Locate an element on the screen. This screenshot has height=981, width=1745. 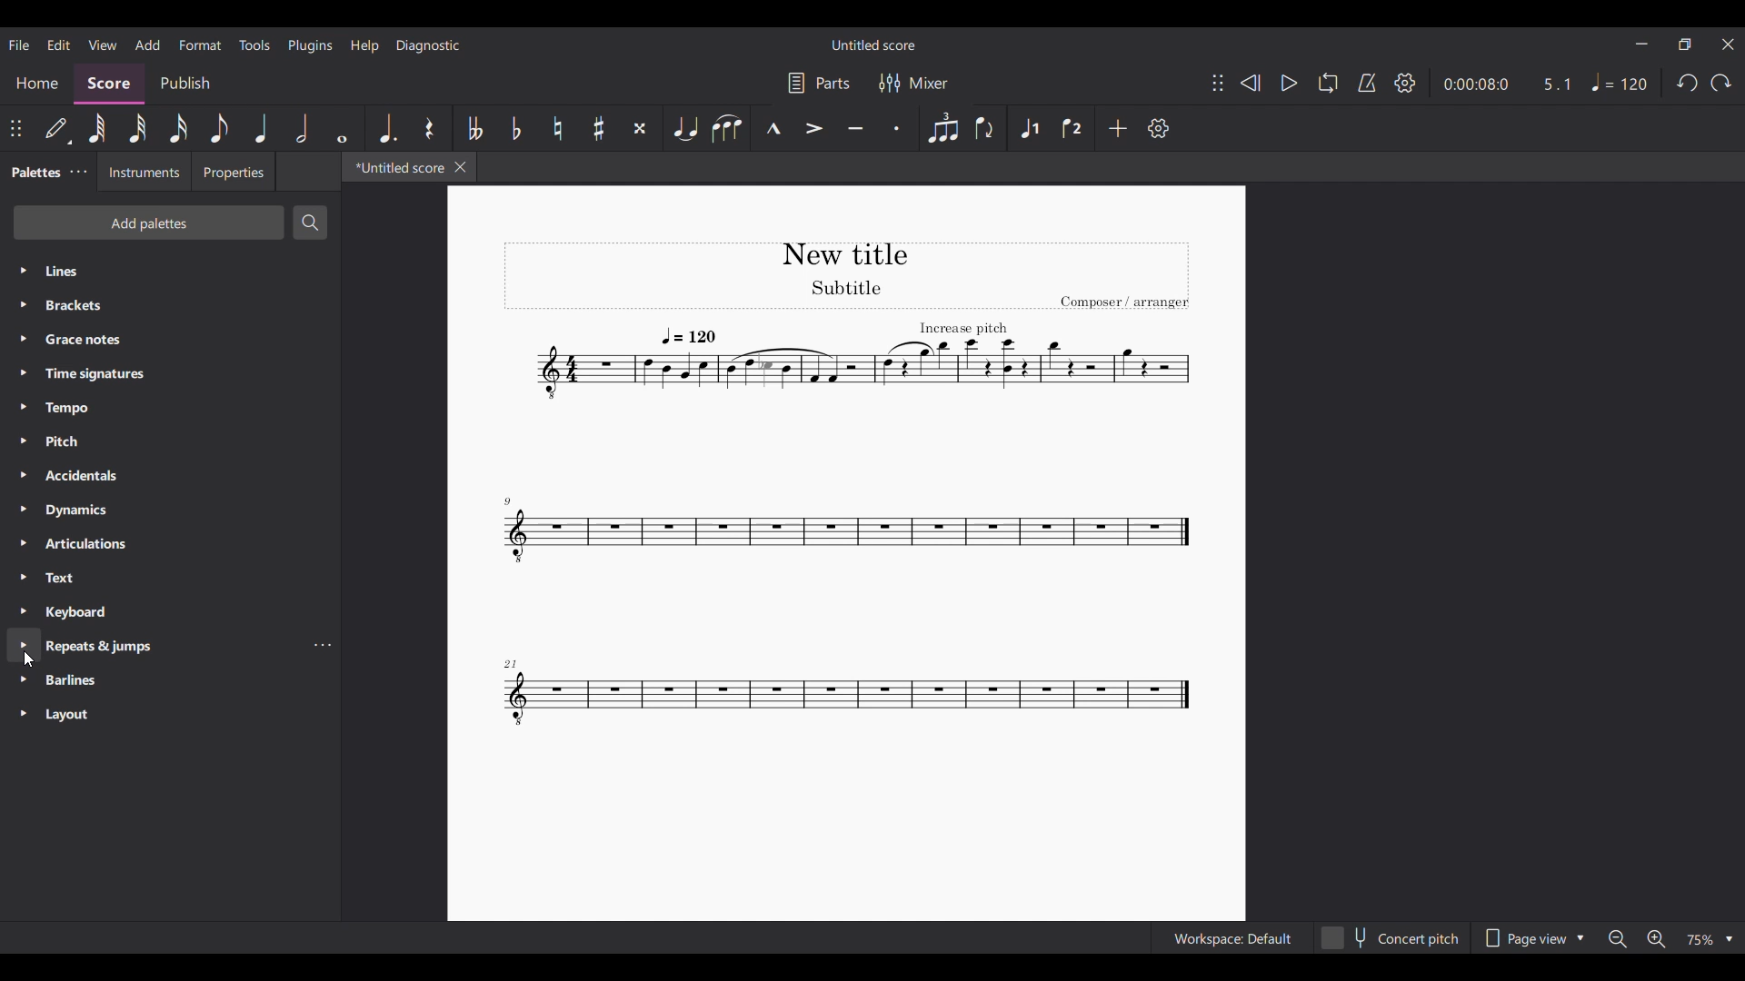
Concert pitch toggle is located at coordinates (1391, 937).